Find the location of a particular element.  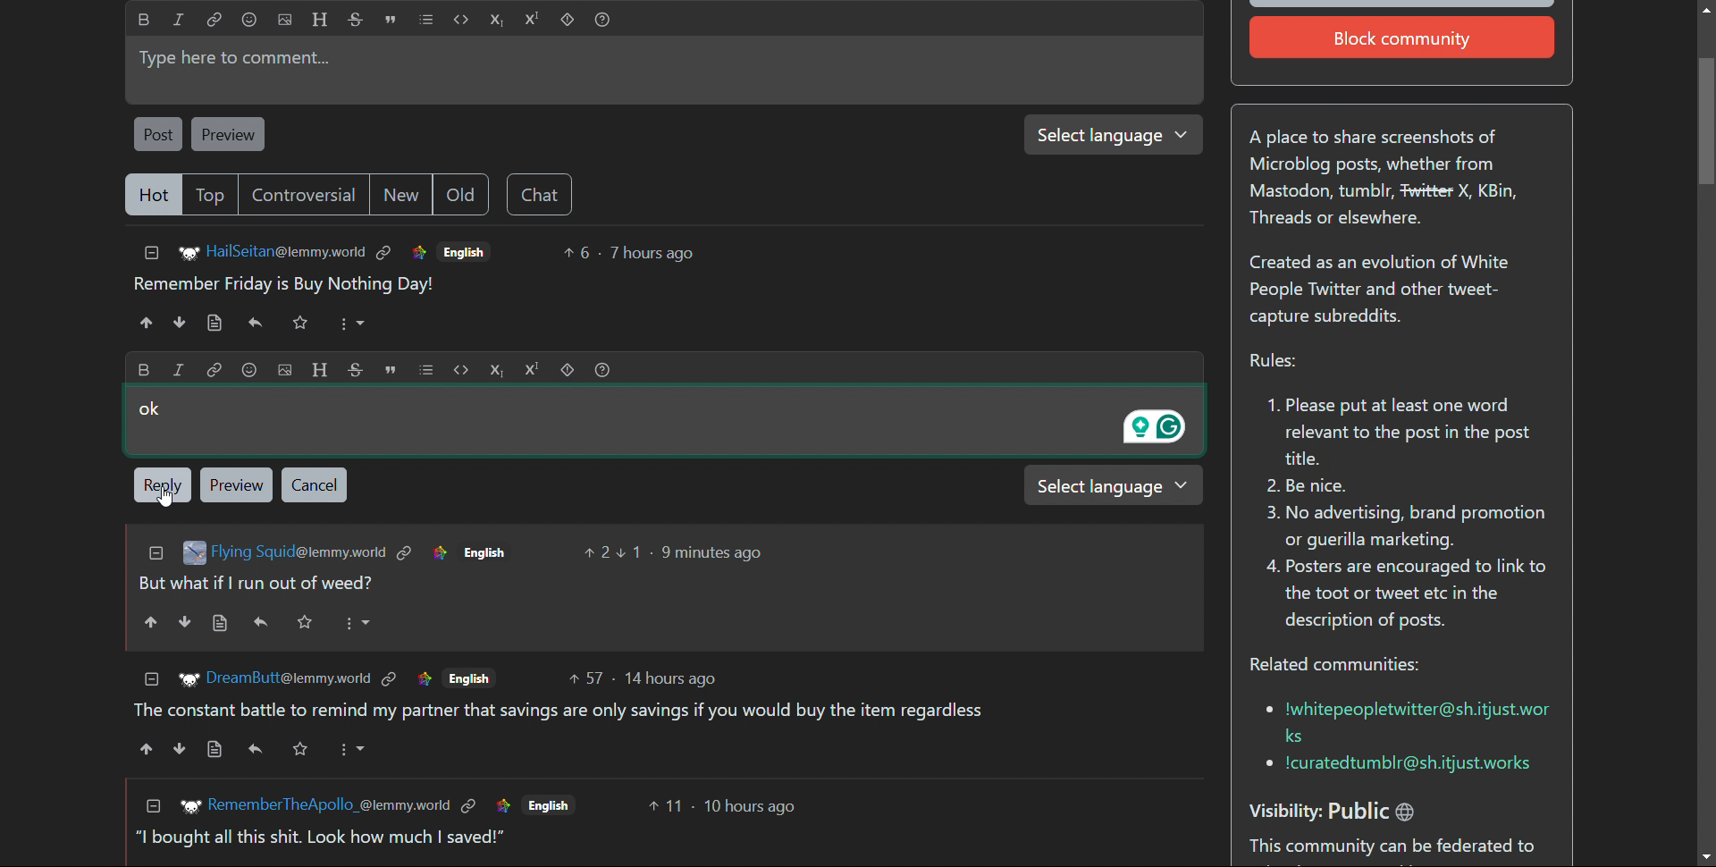

link is located at coordinates (419, 679).